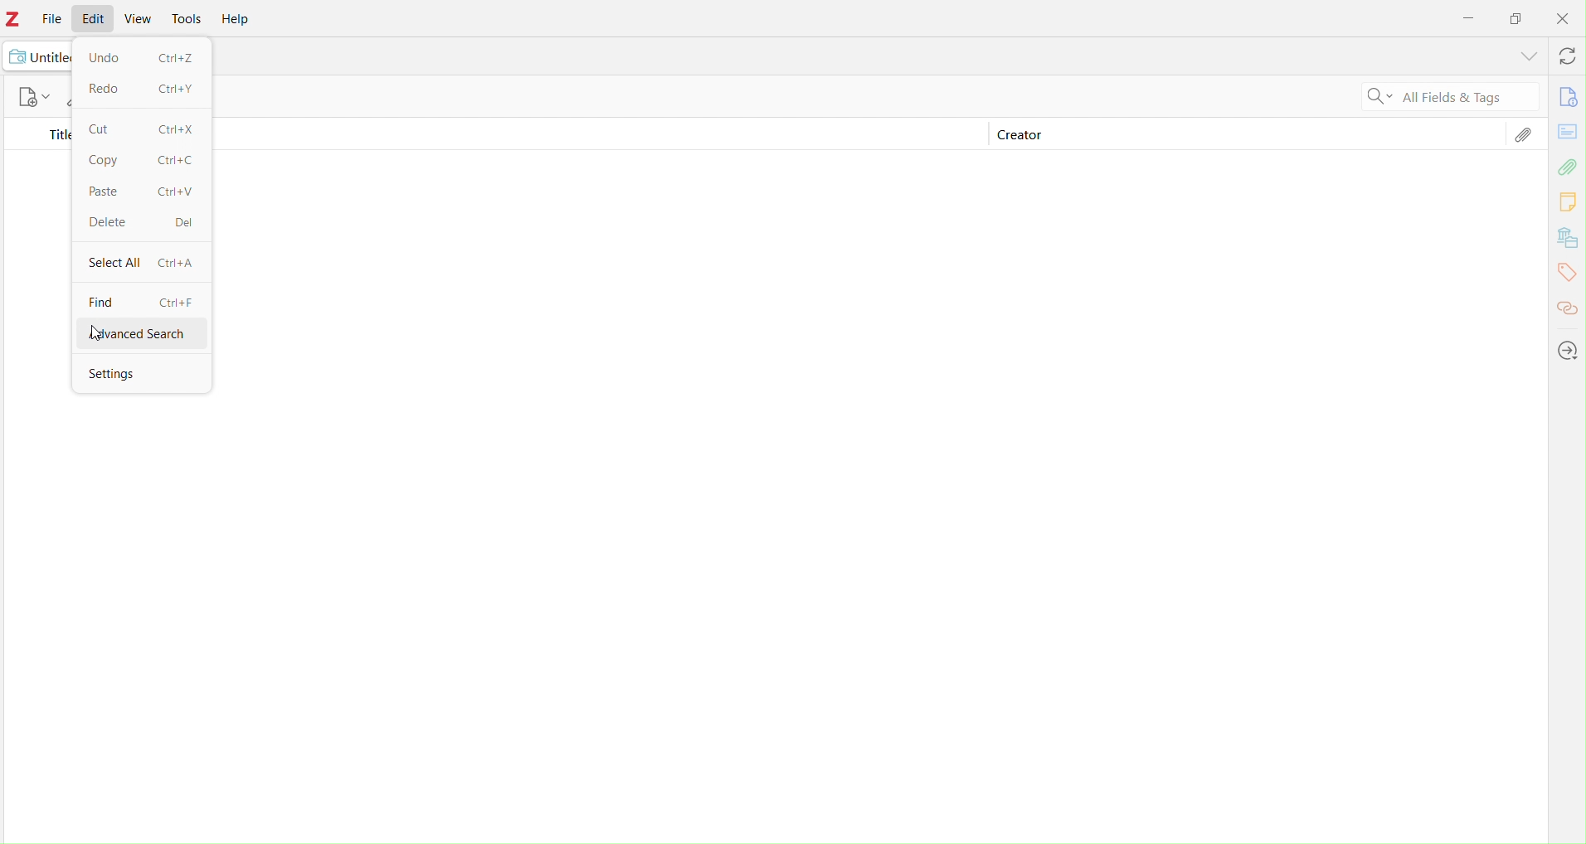  What do you see at coordinates (51, 20) in the screenshot?
I see `File` at bounding box center [51, 20].